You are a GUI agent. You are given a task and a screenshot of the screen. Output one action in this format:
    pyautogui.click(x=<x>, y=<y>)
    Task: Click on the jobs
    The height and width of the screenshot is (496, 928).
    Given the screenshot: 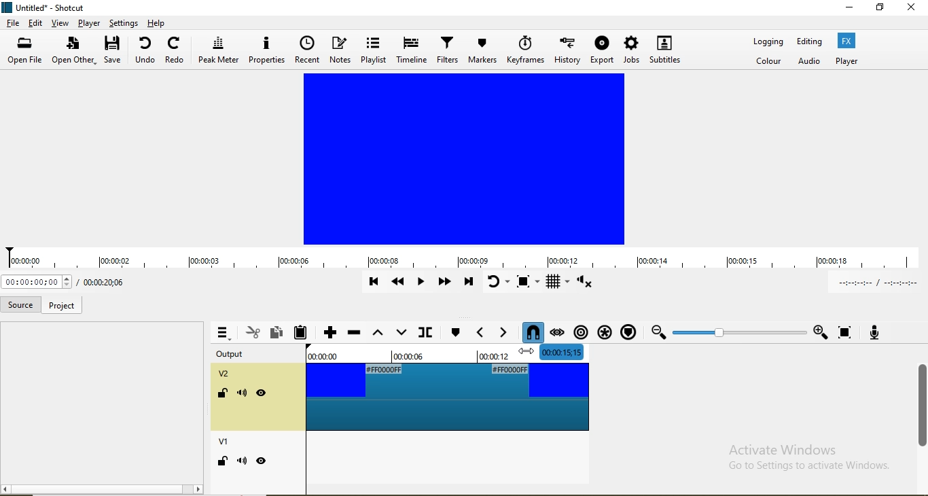 What is the action you would take?
    pyautogui.click(x=630, y=50)
    